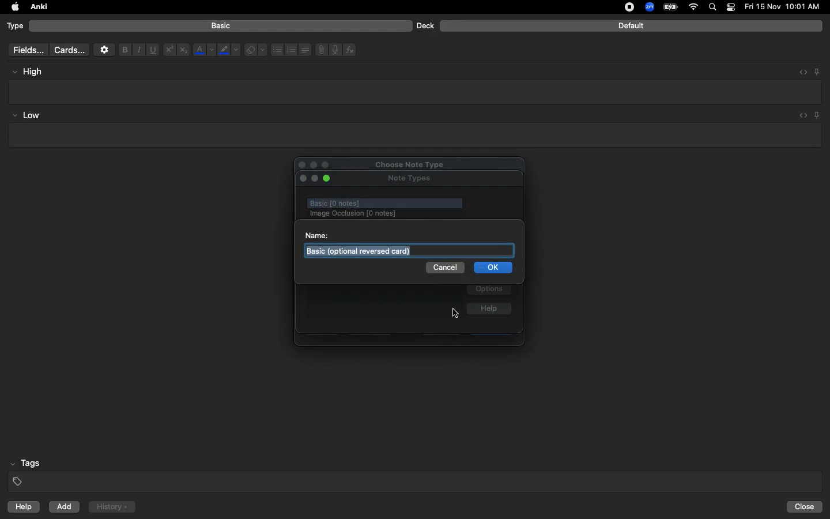 Image resolution: width=830 pixels, height=519 pixels. Describe the element at coordinates (416, 91) in the screenshot. I see `Textbox` at that location.